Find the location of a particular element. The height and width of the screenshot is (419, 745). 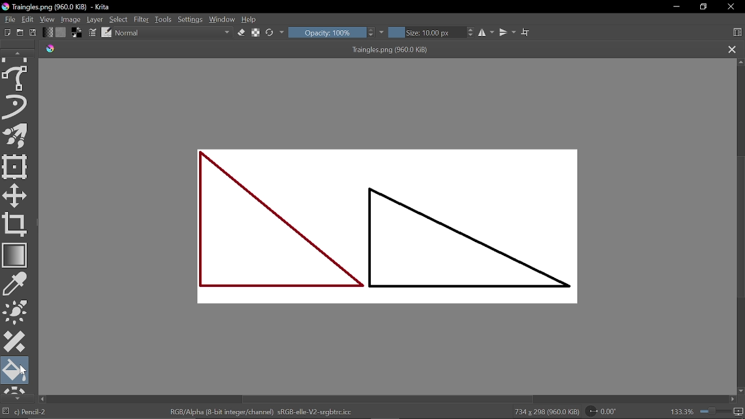

Image is located at coordinates (72, 20).